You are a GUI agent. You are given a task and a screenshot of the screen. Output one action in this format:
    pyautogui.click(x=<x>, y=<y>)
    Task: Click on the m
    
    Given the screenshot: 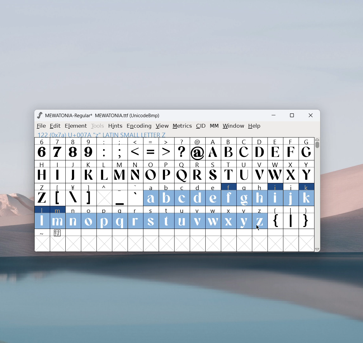 What is the action you would take?
    pyautogui.click(x=58, y=218)
    